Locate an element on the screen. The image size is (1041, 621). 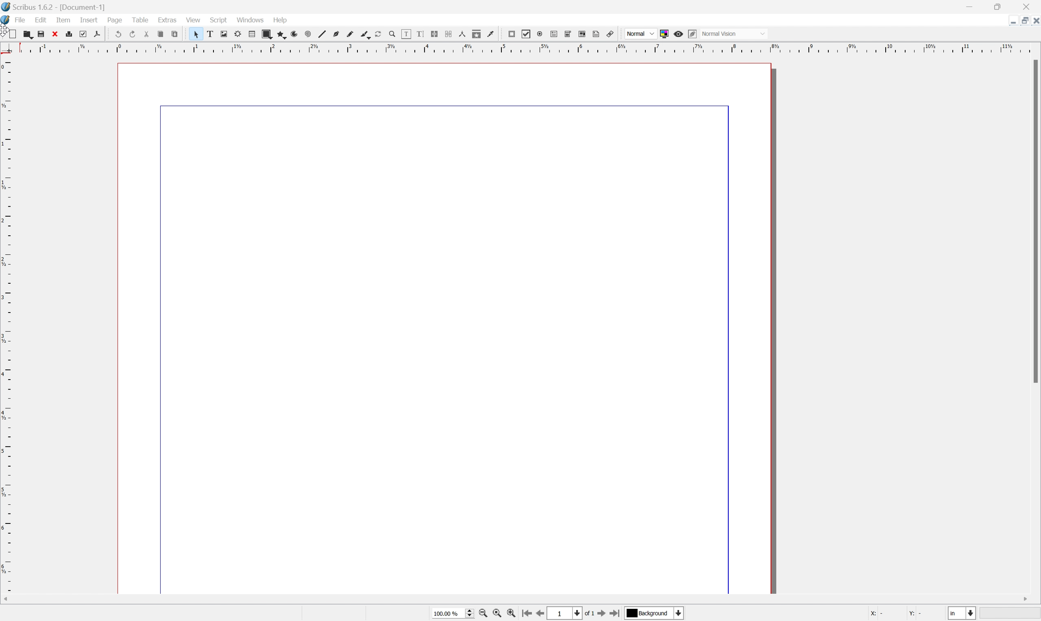
redo is located at coordinates (134, 34).